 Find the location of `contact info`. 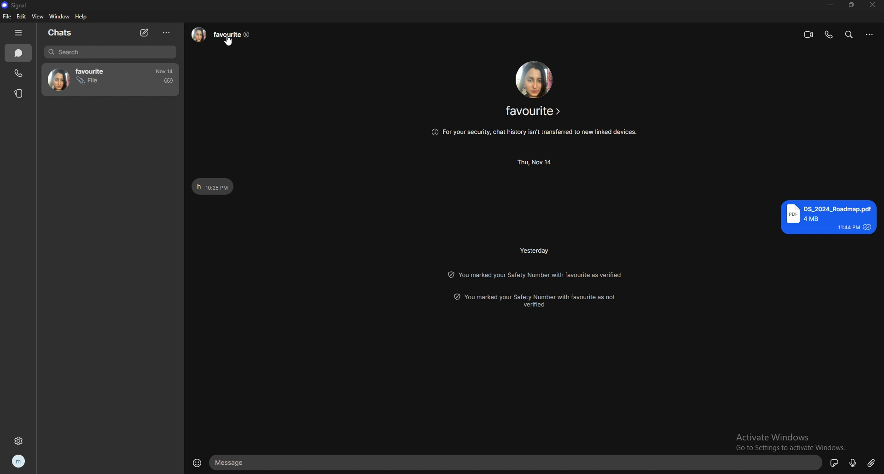

contact info is located at coordinates (534, 112).